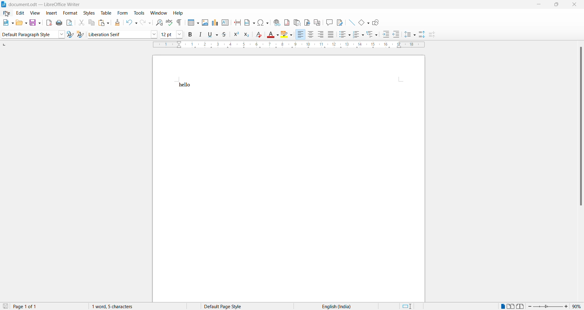 The width and height of the screenshot is (584, 310). Describe the element at coordinates (289, 45) in the screenshot. I see `ruler` at that location.